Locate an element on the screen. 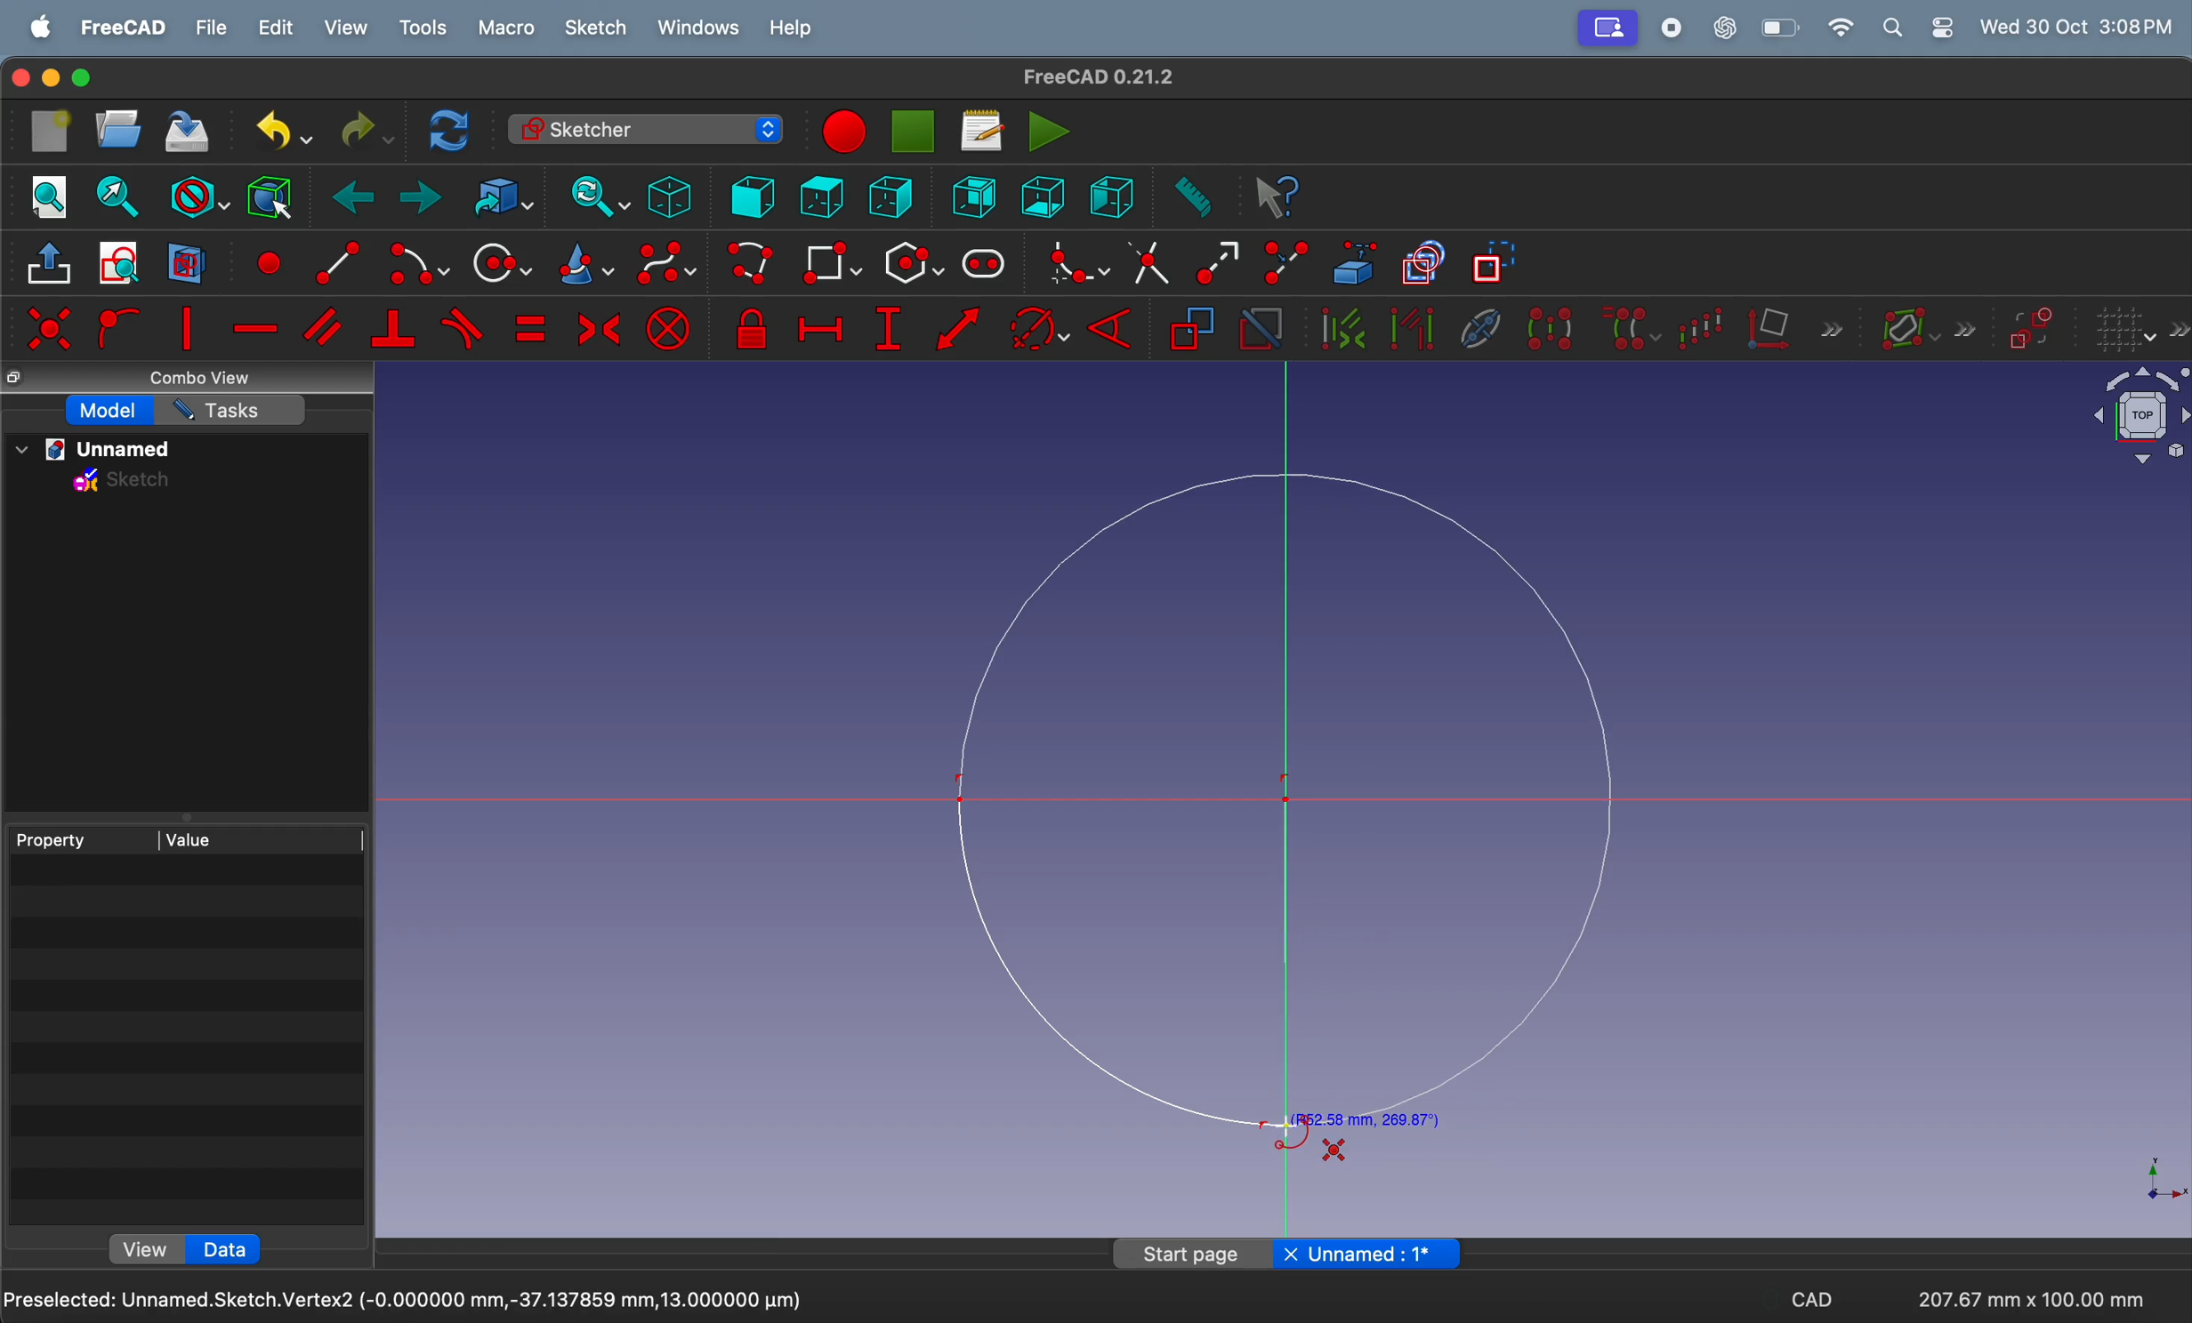 The width and height of the screenshot is (2192, 1323). cursor is located at coordinates (1288, 1127).